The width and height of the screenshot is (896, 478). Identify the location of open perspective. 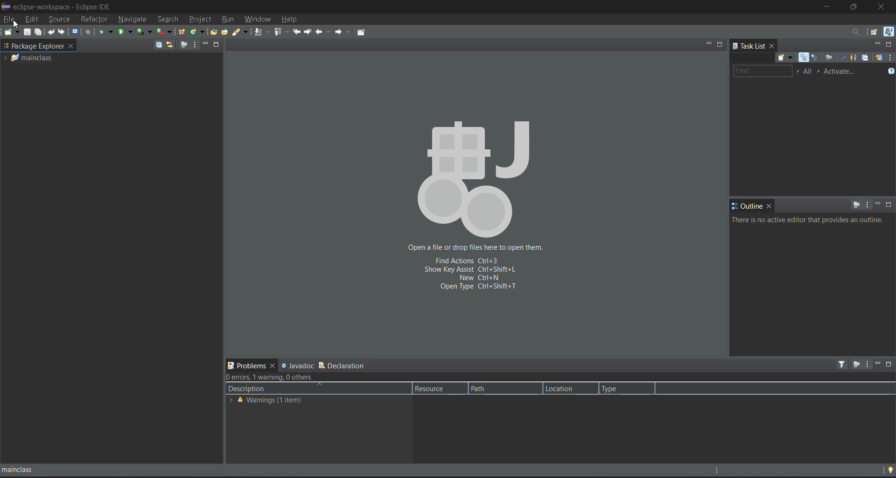
(873, 32).